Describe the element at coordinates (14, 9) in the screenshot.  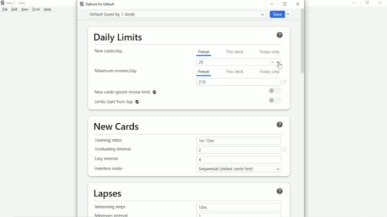
I see `Edit` at that location.